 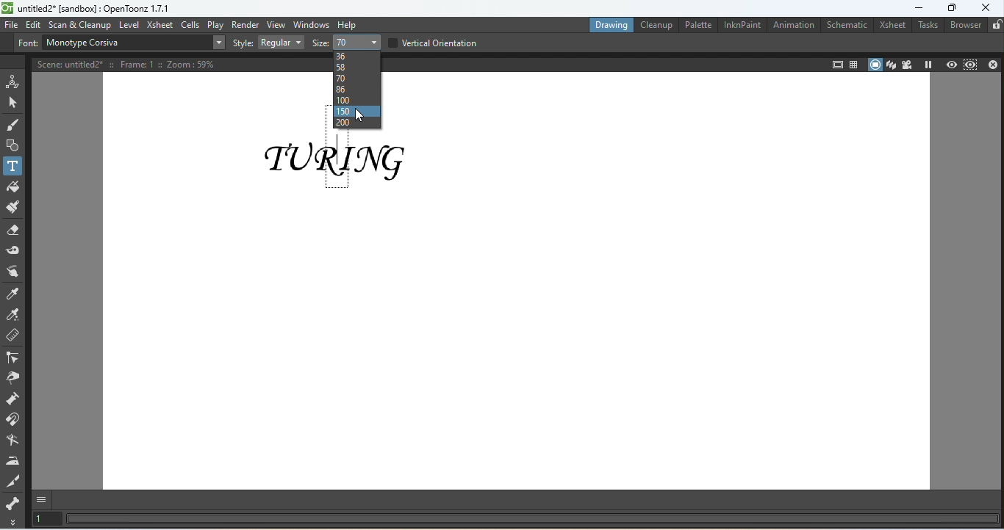 I want to click on 150, so click(x=356, y=111).